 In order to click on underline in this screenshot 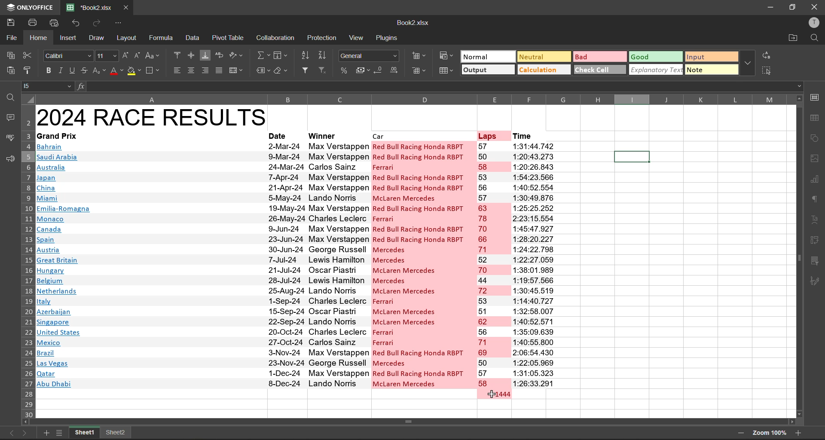, I will do `click(73, 70)`.